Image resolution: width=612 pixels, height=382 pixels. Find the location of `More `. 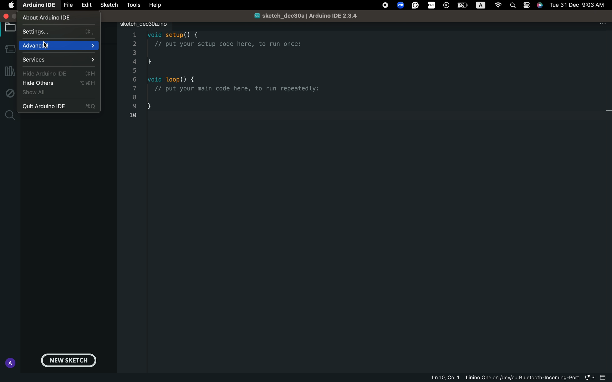

More  is located at coordinates (602, 23).